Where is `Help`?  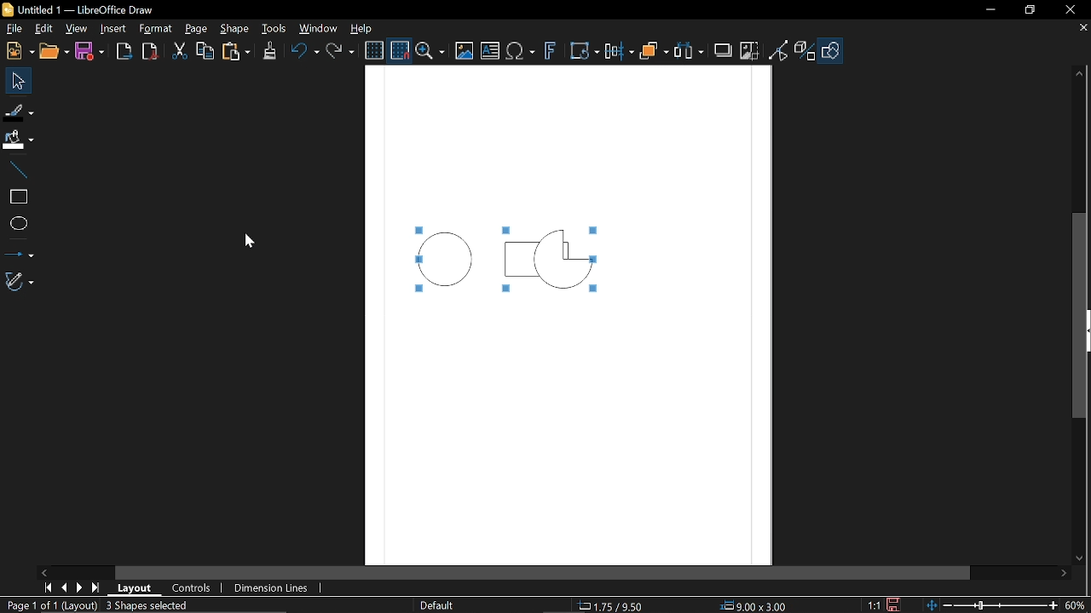
Help is located at coordinates (359, 29).